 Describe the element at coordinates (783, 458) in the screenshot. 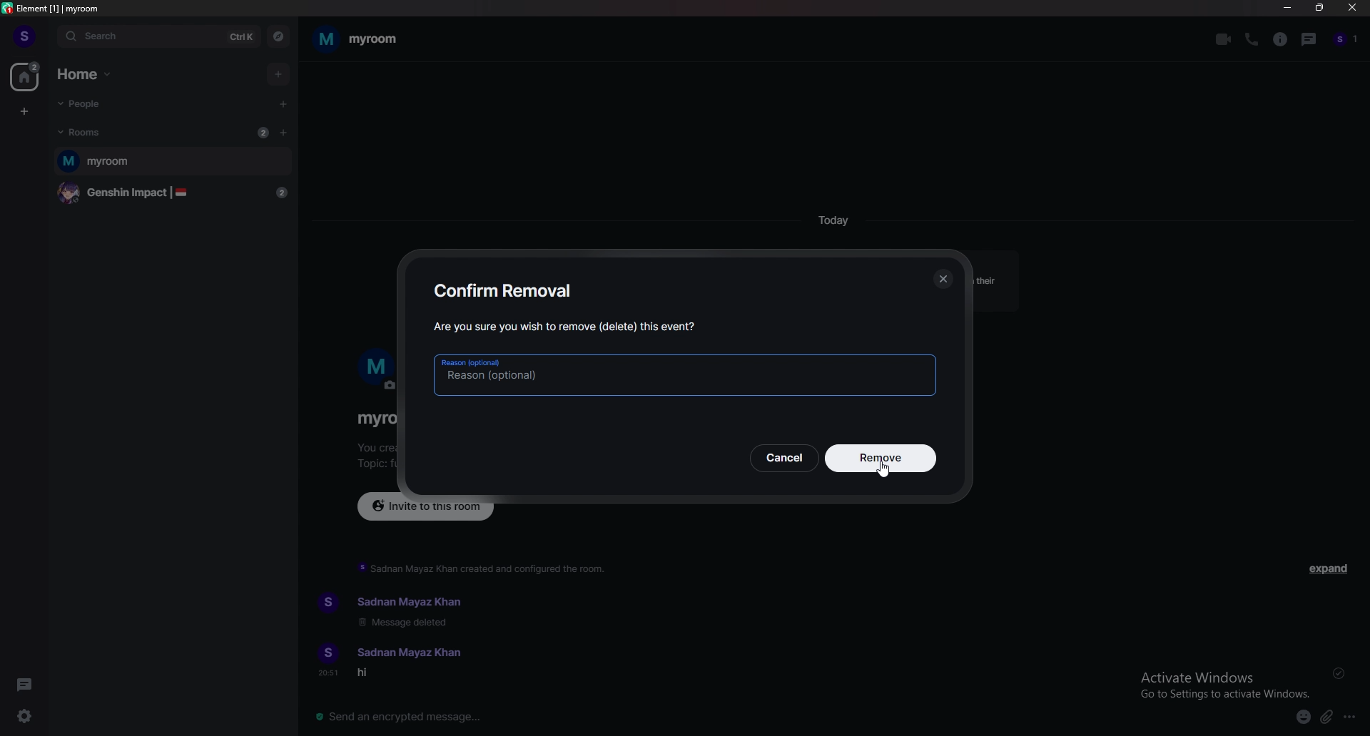

I see `cancel` at that location.